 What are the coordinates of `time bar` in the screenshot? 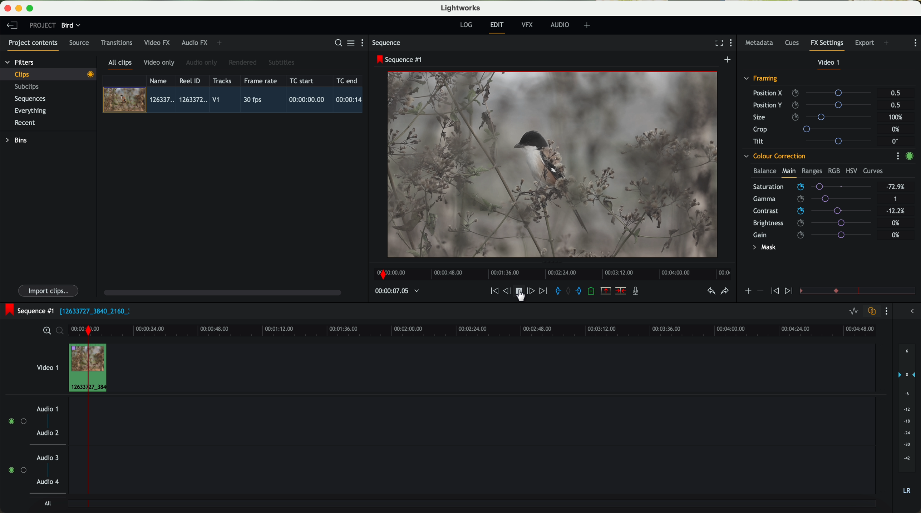 It's located at (88, 418).